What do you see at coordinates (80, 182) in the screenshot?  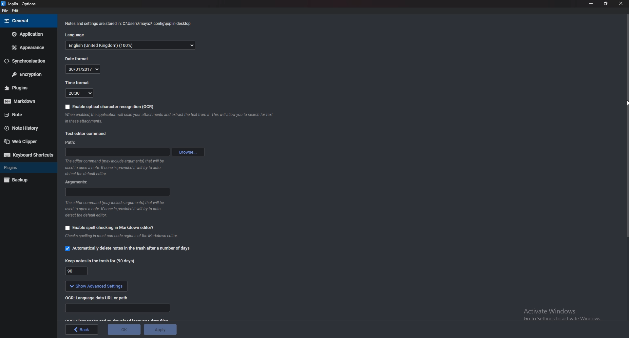 I see `Arguments` at bounding box center [80, 182].